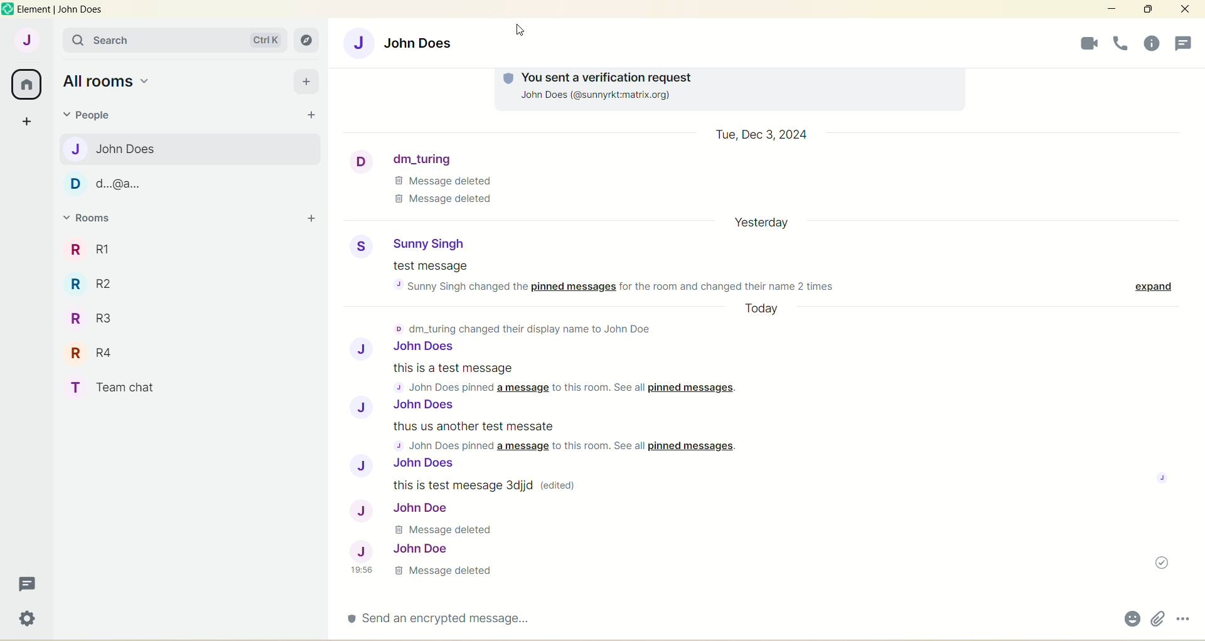  I want to click on maximize, so click(1148, 9).